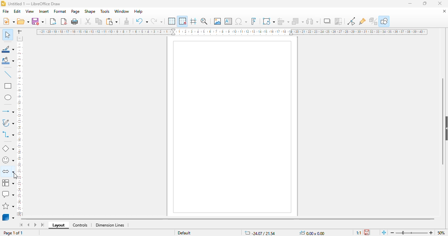 Image resolution: width=448 pixels, height=236 pixels. What do you see at coordinates (99, 21) in the screenshot?
I see `copy` at bounding box center [99, 21].